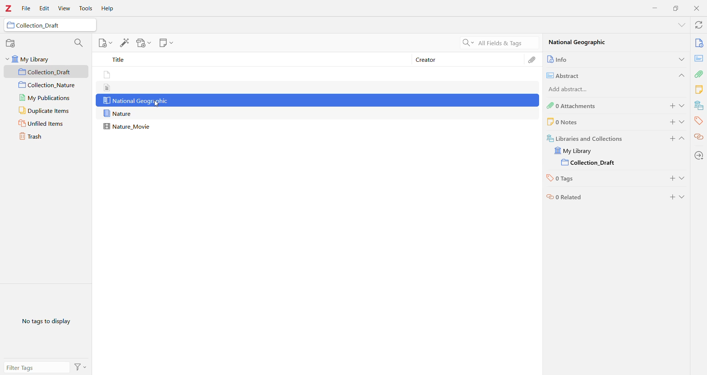 The width and height of the screenshot is (707, 375). I want to click on nature, so click(119, 114).